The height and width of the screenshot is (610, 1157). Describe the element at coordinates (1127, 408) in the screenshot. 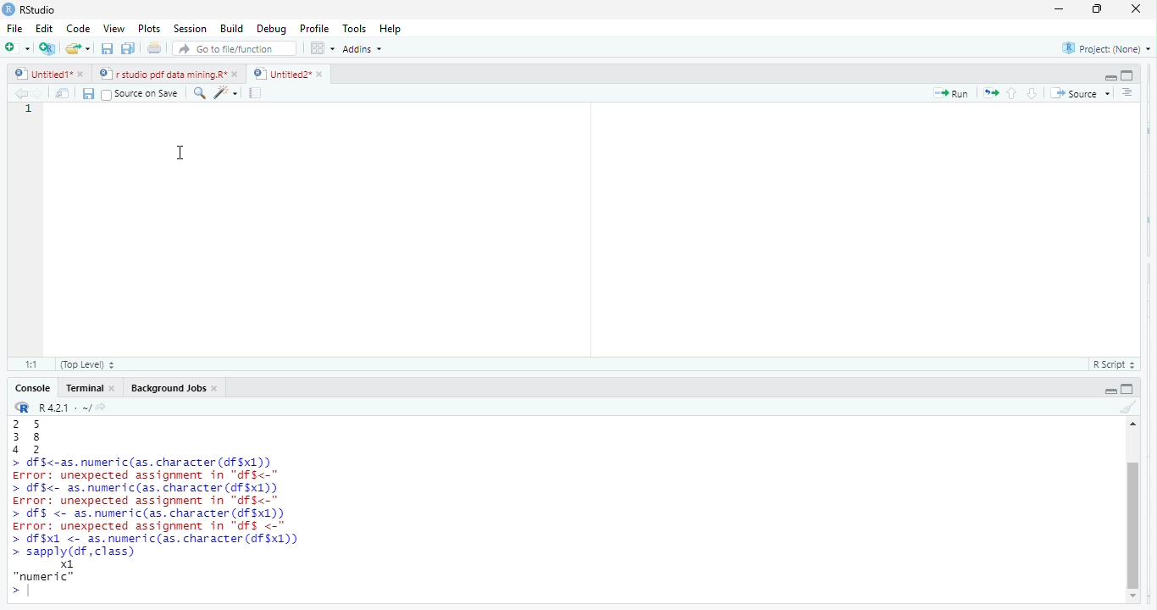

I see `clear console` at that location.